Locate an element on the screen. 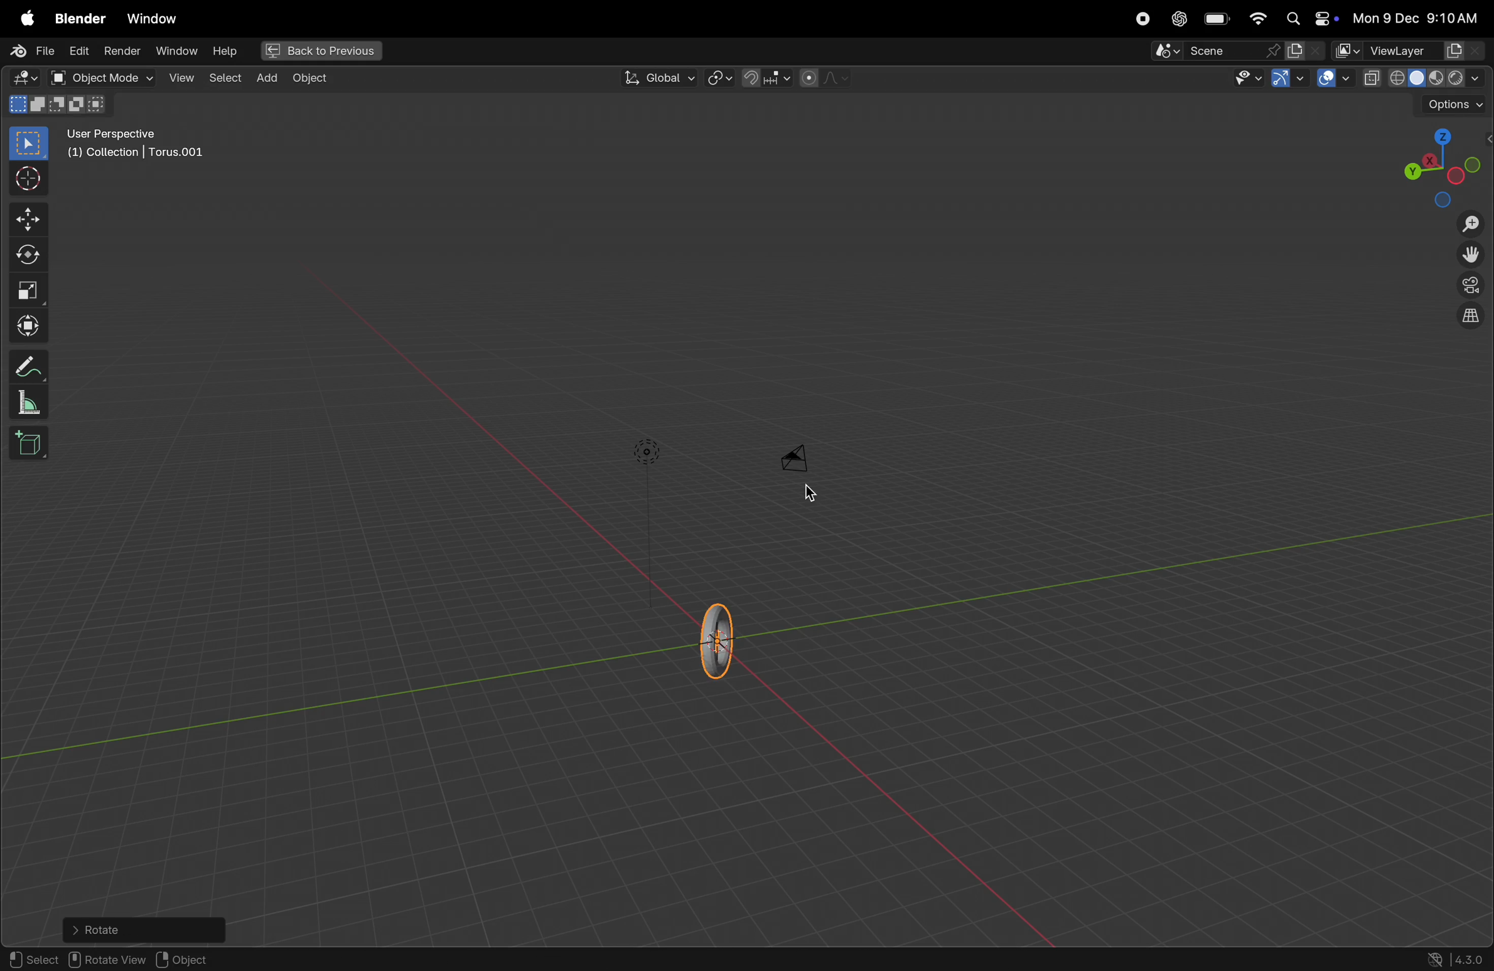  view is located at coordinates (181, 77).